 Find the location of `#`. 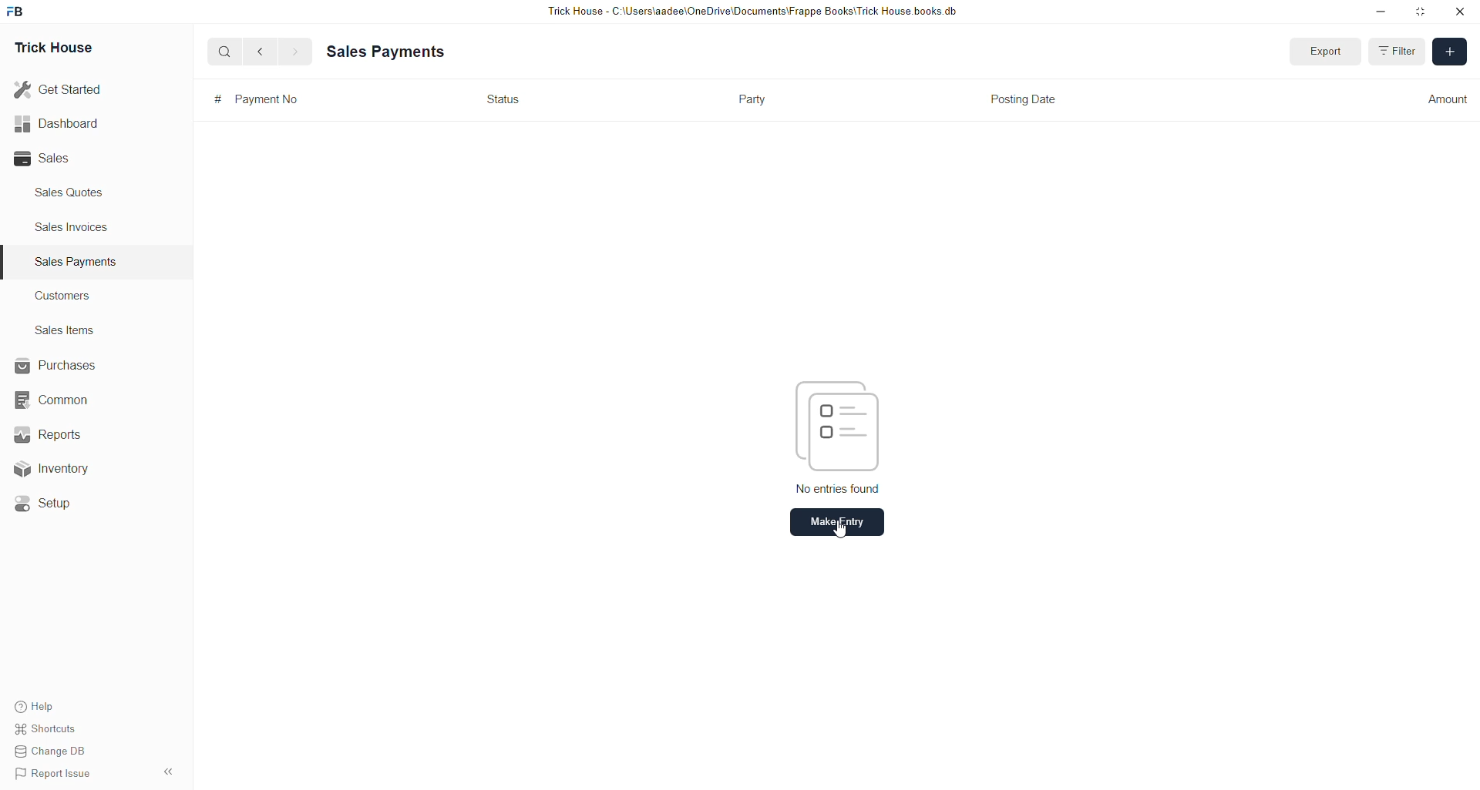

# is located at coordinates (217, 99).